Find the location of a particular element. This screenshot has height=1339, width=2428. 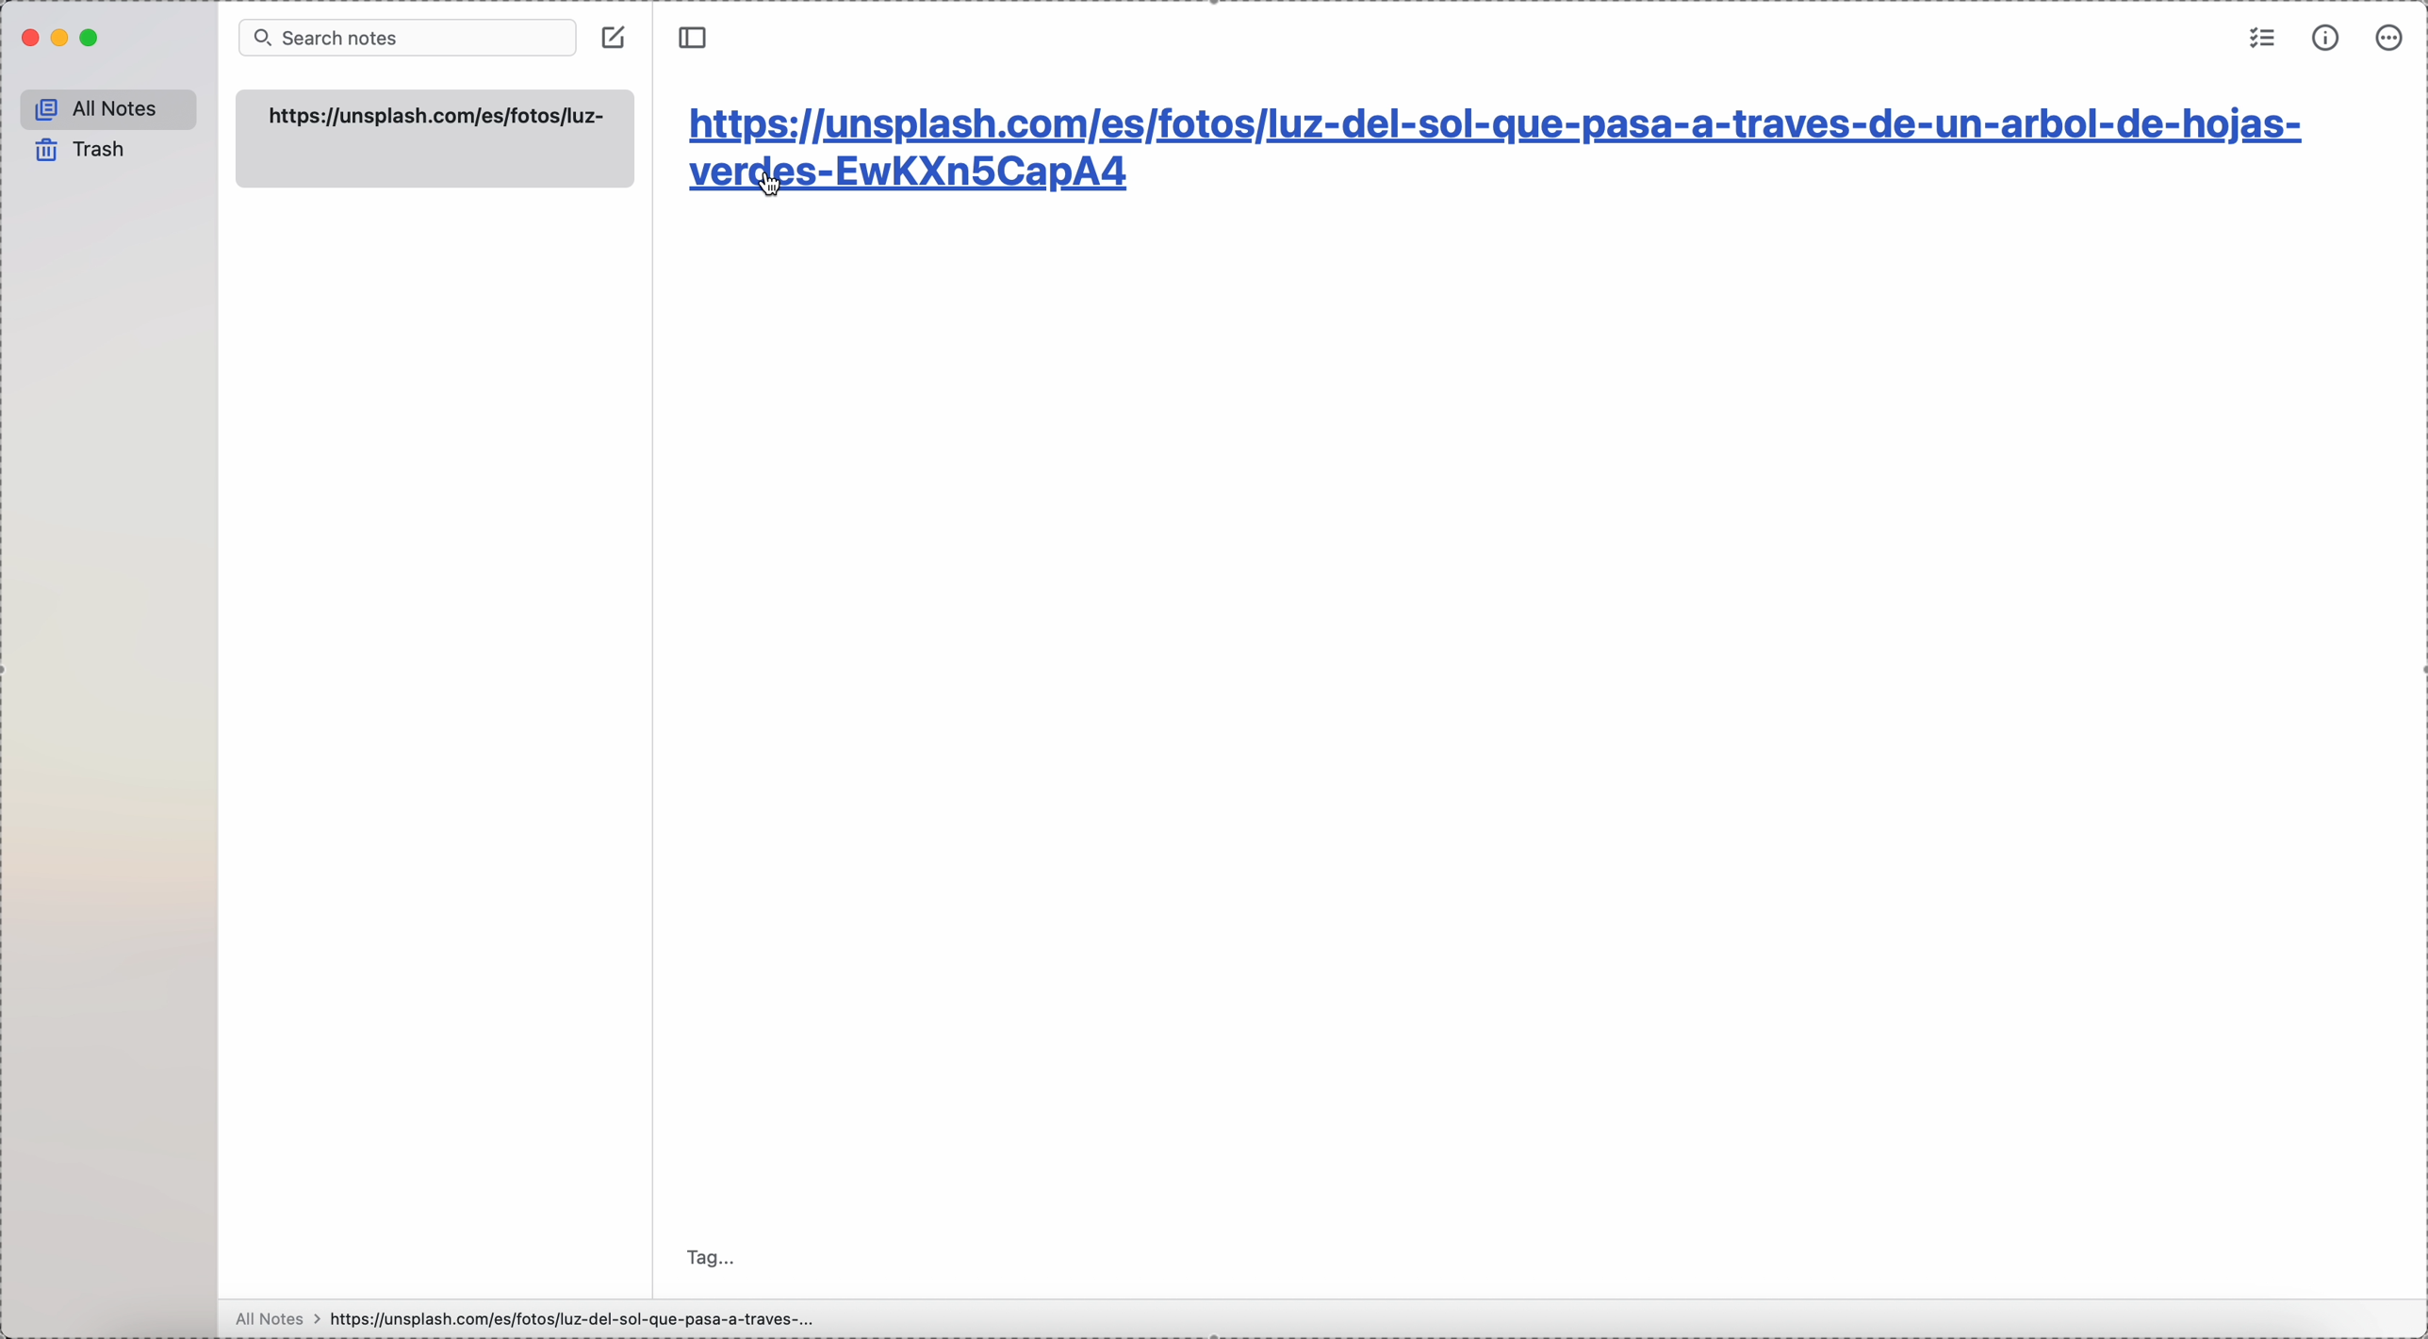

toggle sidebar is located at coordinates (691, 39).